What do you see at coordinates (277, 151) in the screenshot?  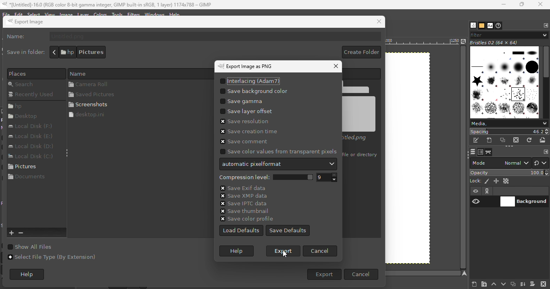 I see `Save color values from transparent pixels` at bounding box center [277, 151].